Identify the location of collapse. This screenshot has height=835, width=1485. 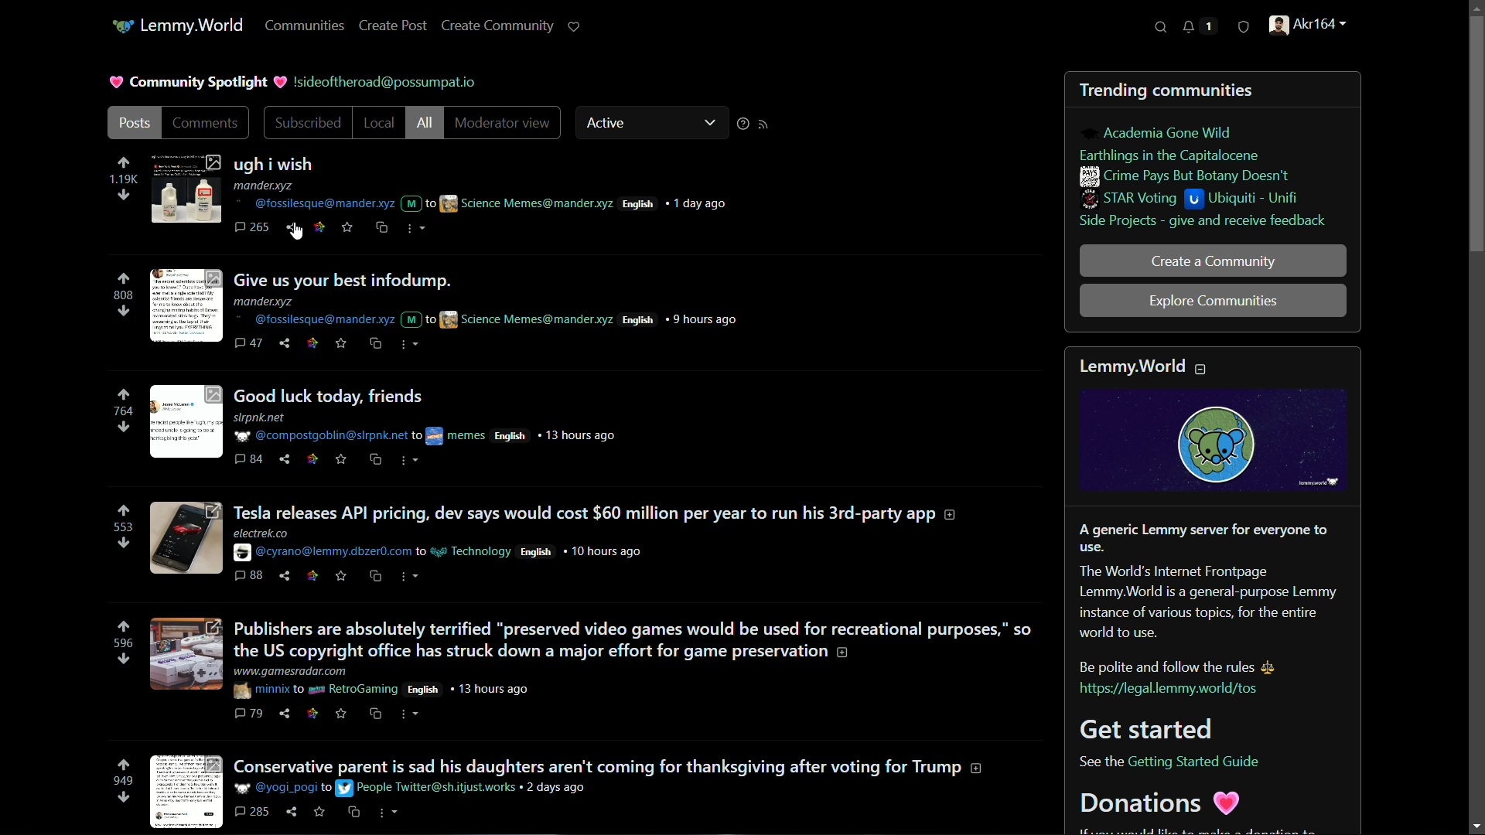
(1202, 368).